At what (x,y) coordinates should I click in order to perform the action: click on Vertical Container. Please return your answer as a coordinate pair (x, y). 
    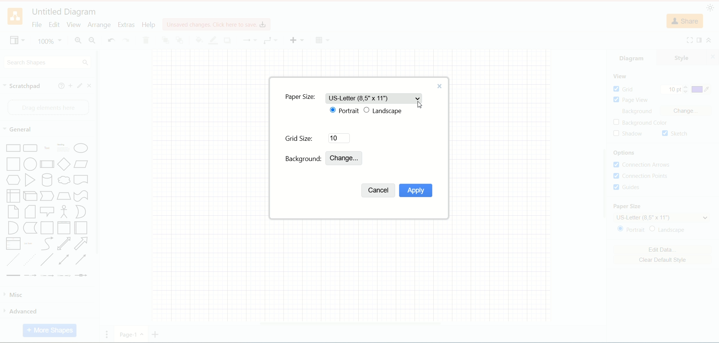
    Looking at the image, I should click on (64, 228).